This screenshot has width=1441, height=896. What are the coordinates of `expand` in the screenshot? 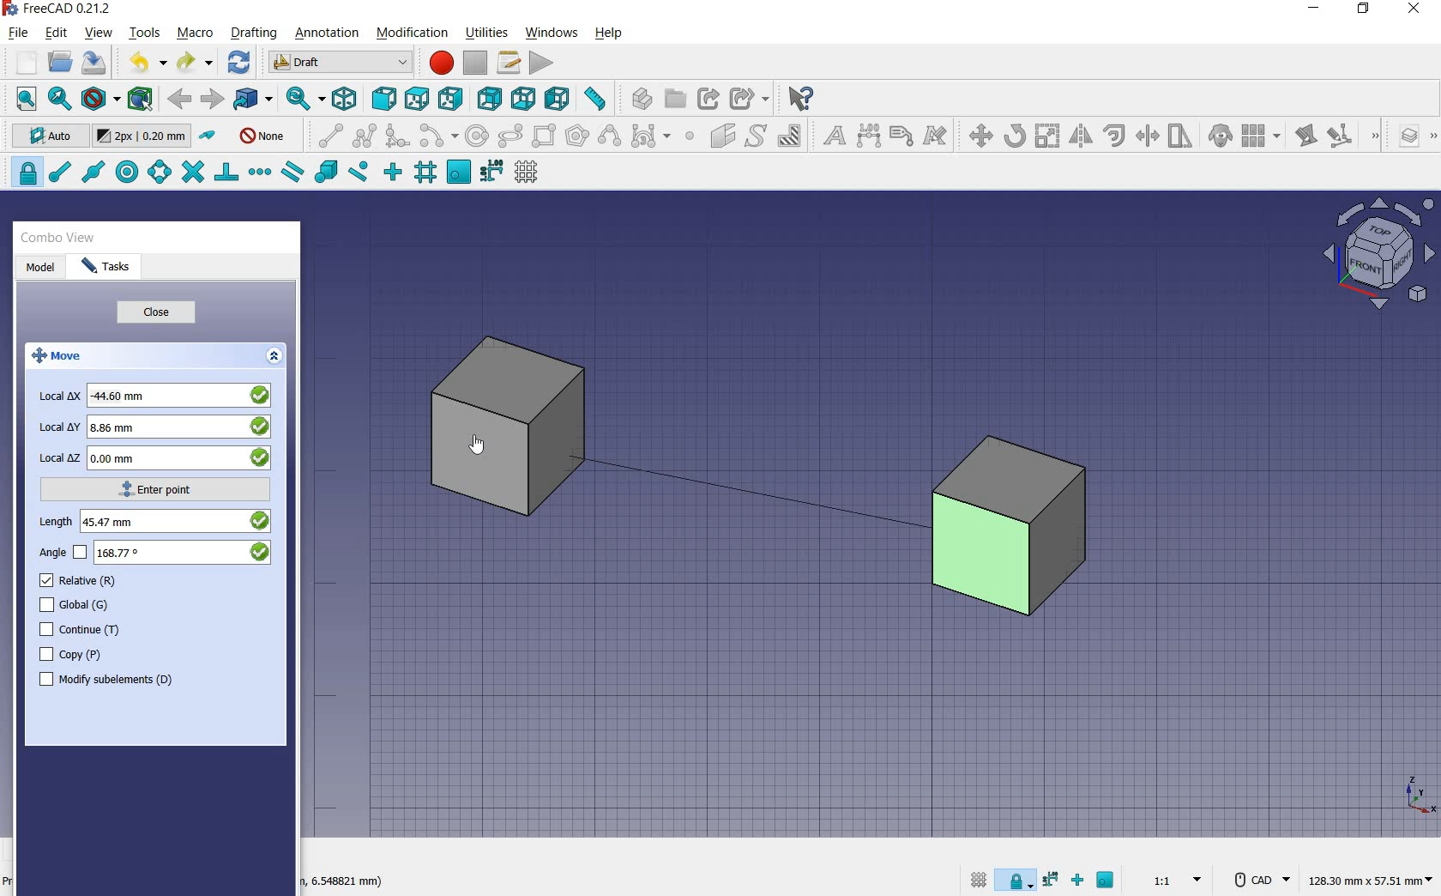 It's located at (276, 356).